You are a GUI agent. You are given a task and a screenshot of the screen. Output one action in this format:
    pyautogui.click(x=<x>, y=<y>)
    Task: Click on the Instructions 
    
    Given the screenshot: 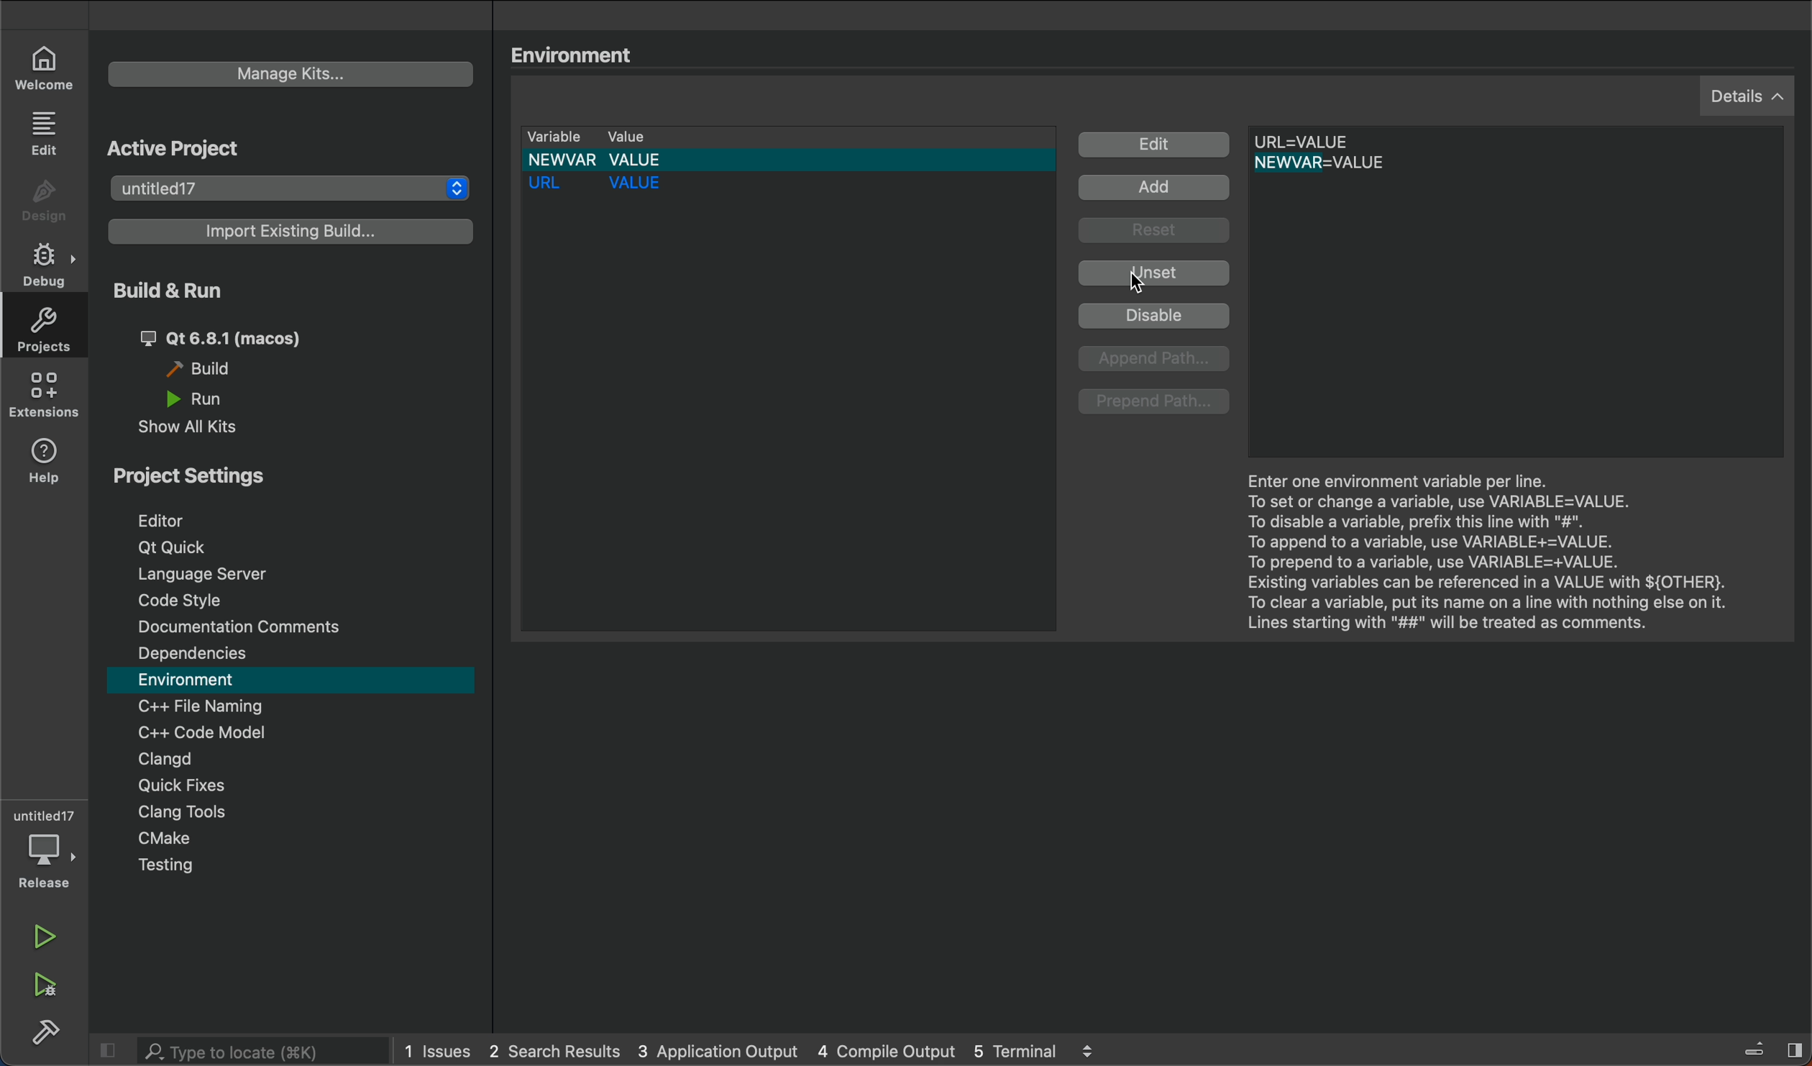 What is the action you would take?
    pyautogui.click(x=1484, y=555)
    